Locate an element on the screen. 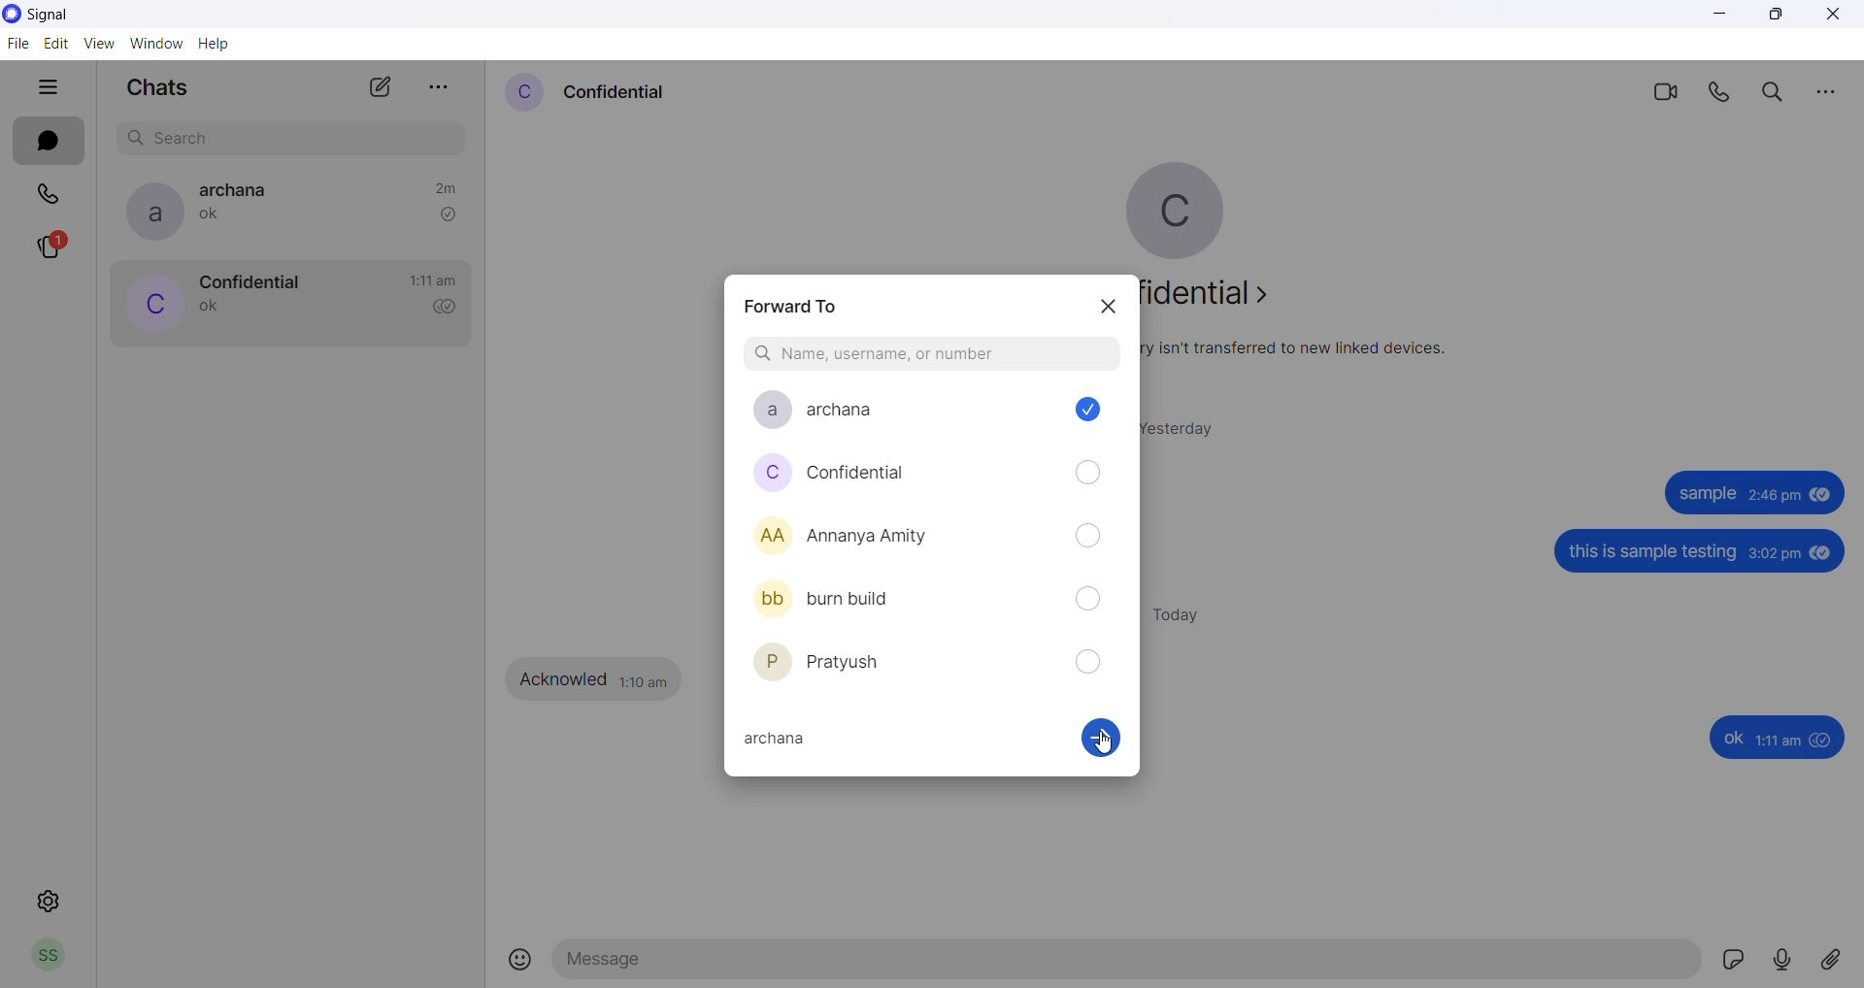 This screenshot has width=1864, height=988. yesterday messages heading is located at coordinates (1189, 423).